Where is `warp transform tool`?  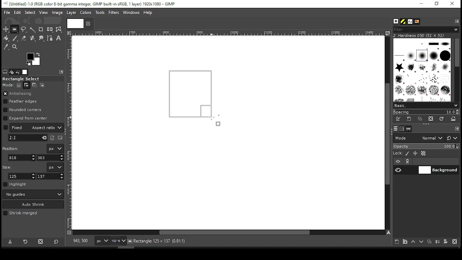 warp transform tool is located at coordinates (58, 30).